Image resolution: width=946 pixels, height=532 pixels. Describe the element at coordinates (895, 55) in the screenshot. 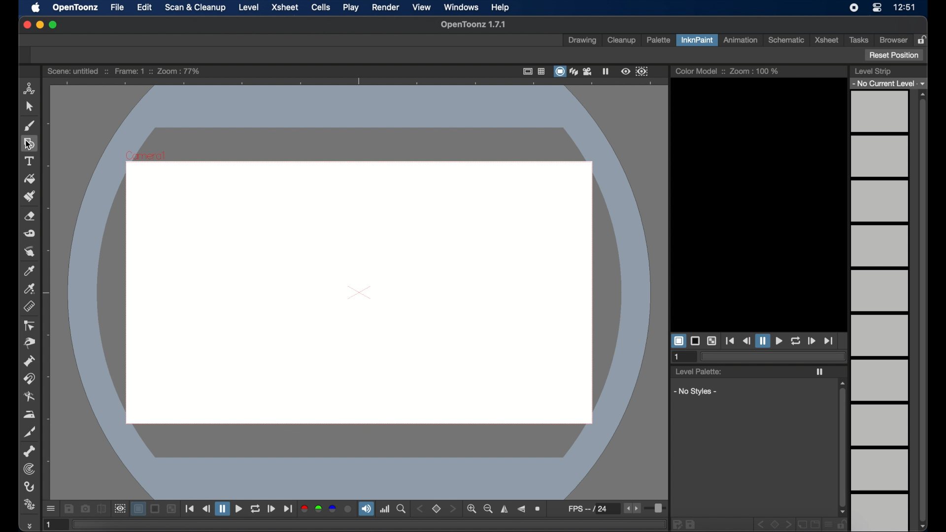

I see `reset position` at that location.